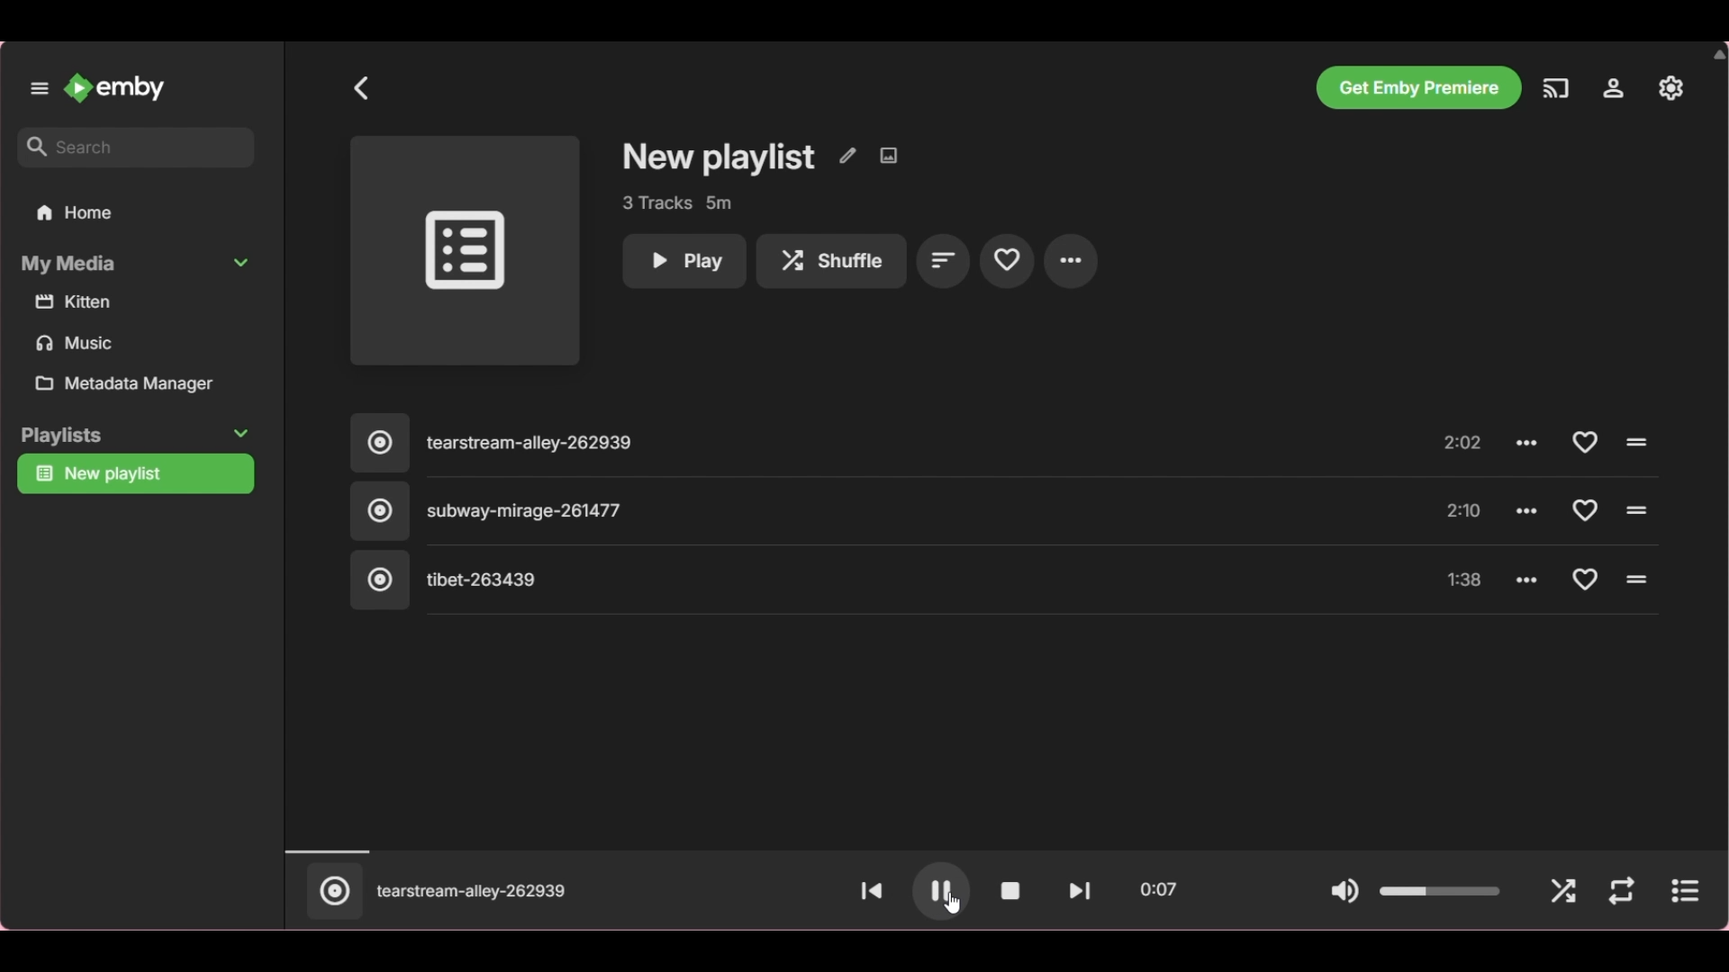 The image size is (1729, 972). Describe the element at coordinates (1613, 88) in the screenshot. I see `Settings ` at that location.